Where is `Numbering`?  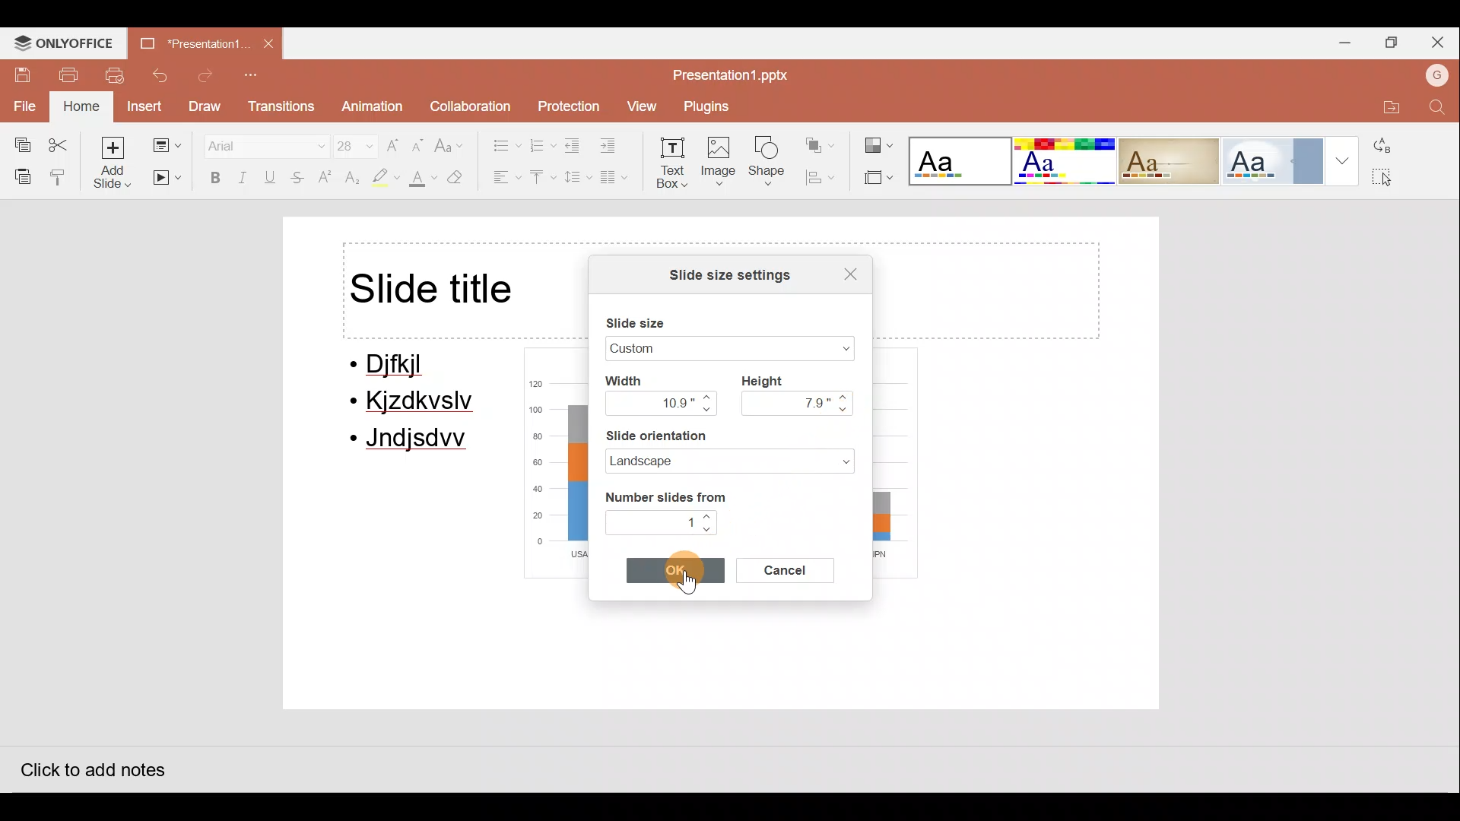
Numbering is located at coordinates (543, 144).